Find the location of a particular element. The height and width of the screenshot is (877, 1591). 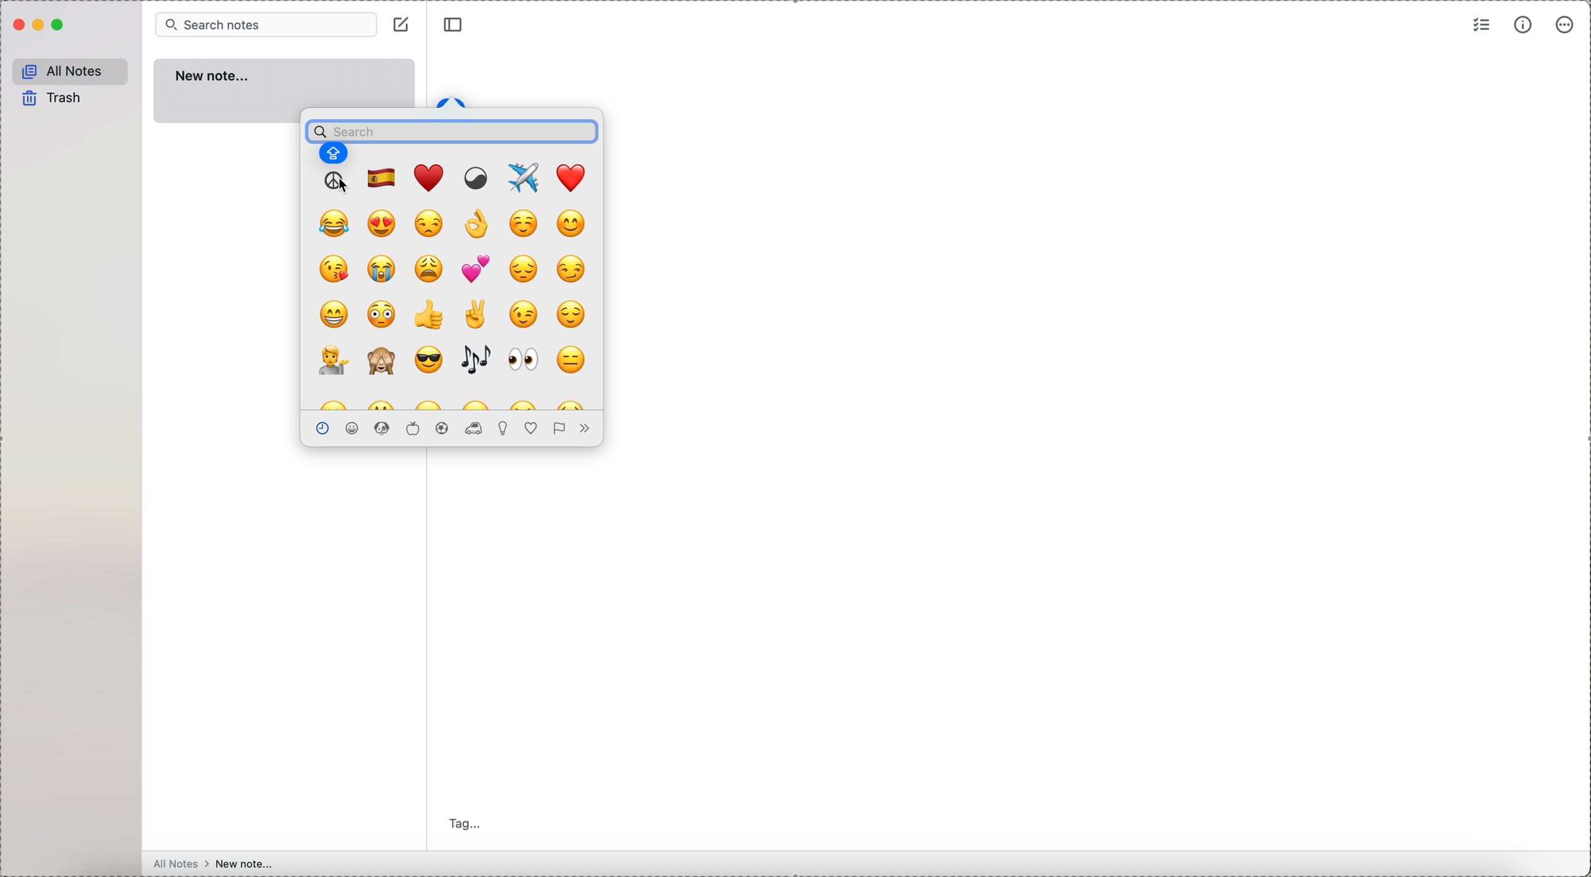

search bar is located at coordinates (451, 128).